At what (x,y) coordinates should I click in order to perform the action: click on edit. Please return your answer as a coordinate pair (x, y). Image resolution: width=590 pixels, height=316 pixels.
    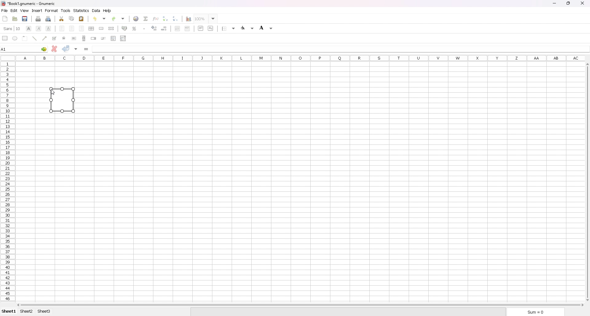
    Looking at the image, I should click on (14, 10).